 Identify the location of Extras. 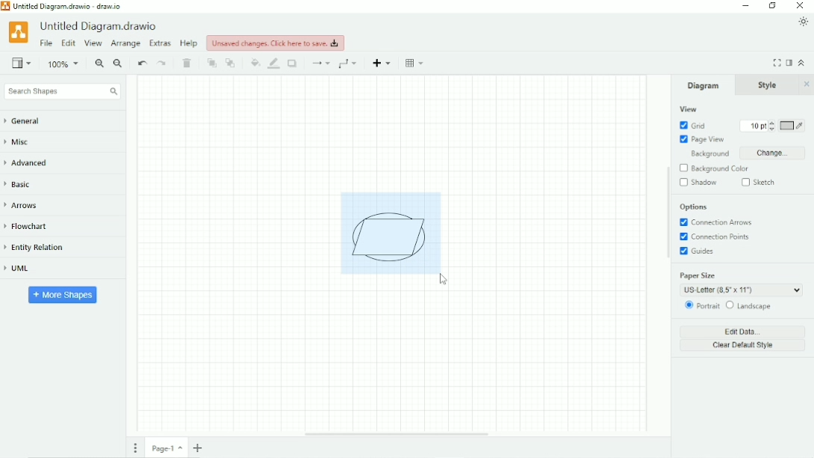
(160, 43).